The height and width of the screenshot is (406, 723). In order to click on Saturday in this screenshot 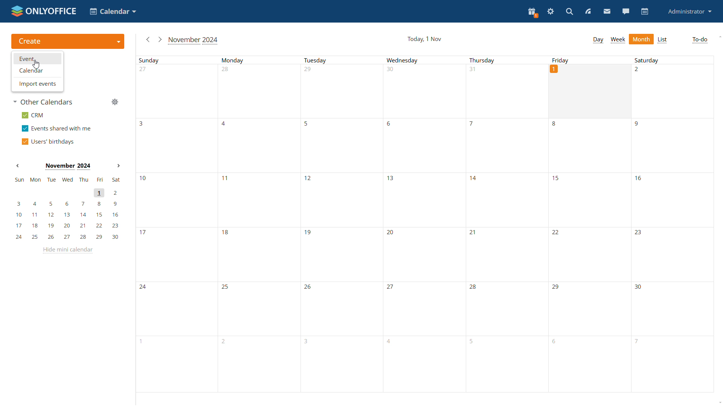, I will do `click(671, 224)`.